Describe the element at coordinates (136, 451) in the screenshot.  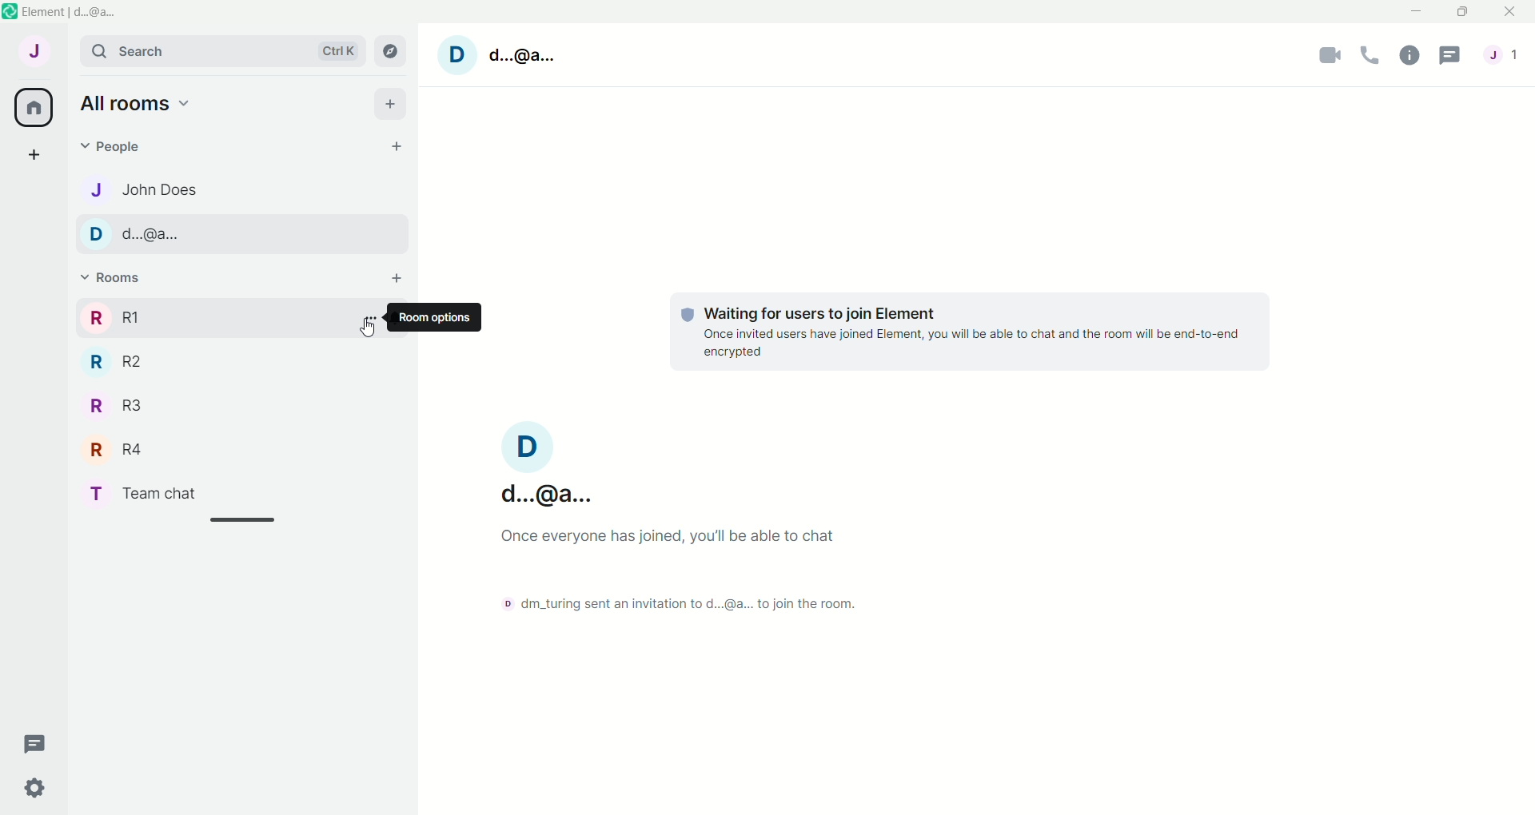
I see `R R4` at that location.